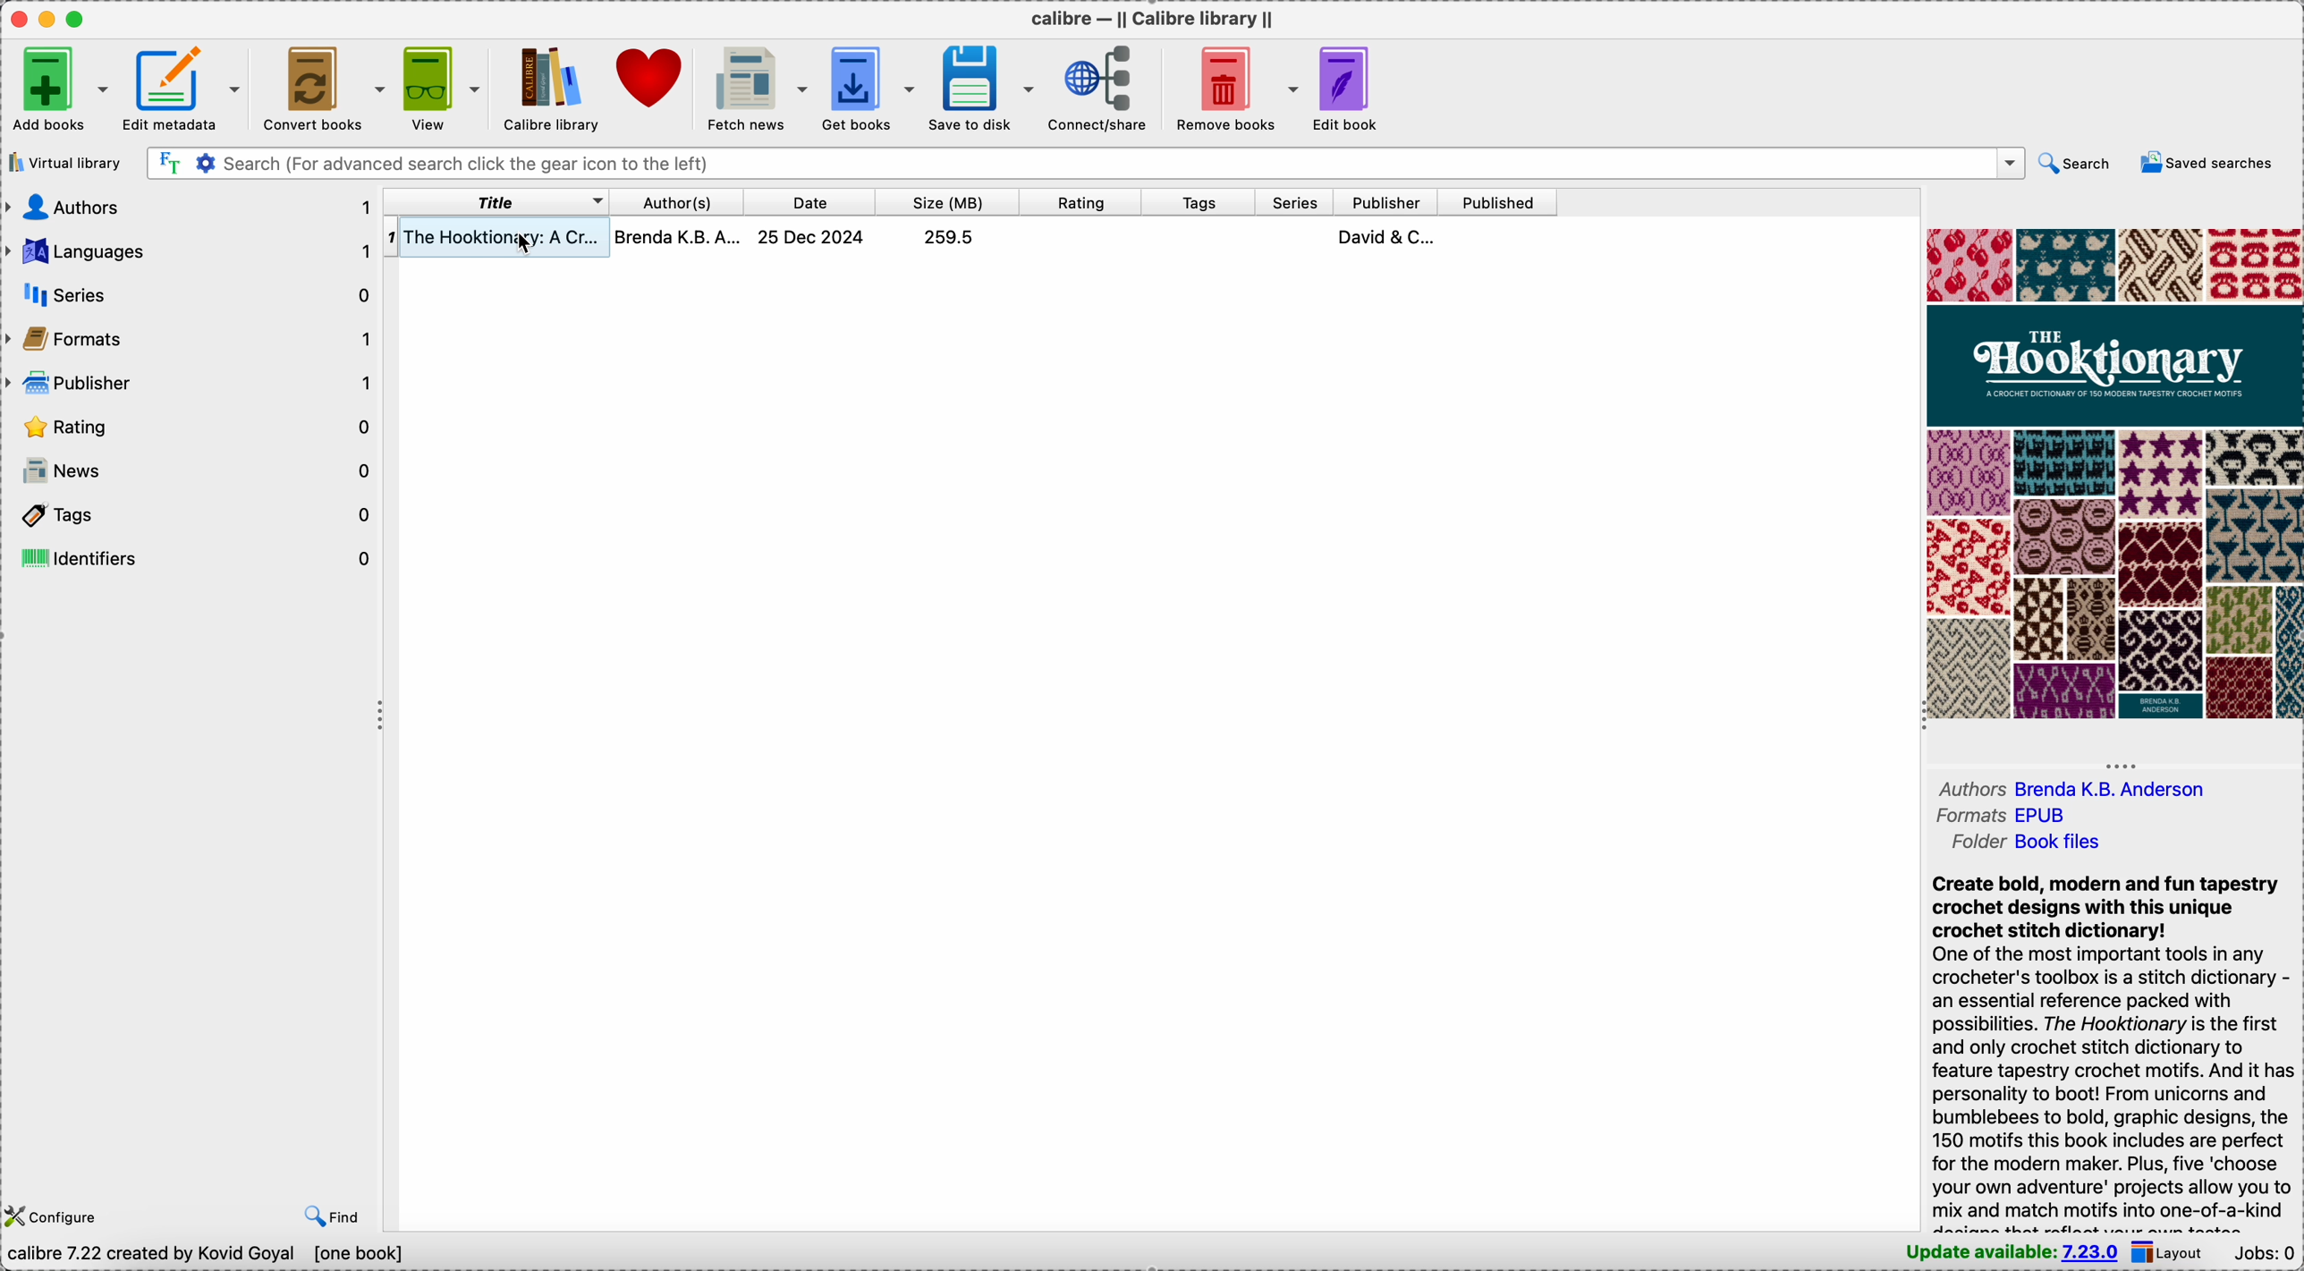 Image resolution: width=2304 pixels, height=1271 pixels. I want to click on book cover preview, so click(2113, 474).